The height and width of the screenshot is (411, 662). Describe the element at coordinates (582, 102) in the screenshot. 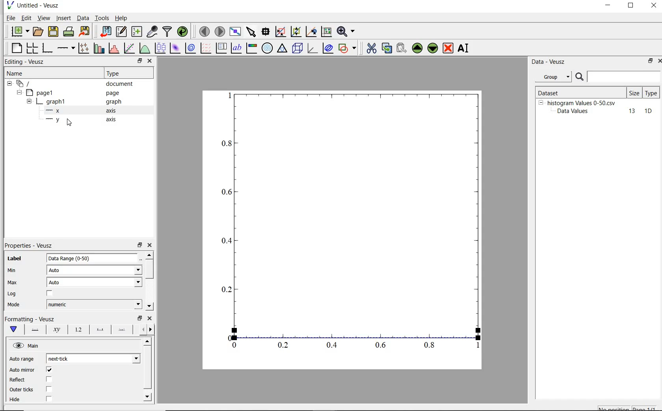

I see `histogram Values 0-50.csv` at that location.